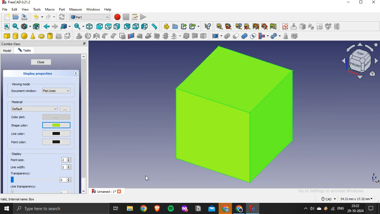 The image size is (380, 214). What do you see at coordinates (285, 36) in the screenshot?
I see `check geometry` at bounding box center [285, 36].